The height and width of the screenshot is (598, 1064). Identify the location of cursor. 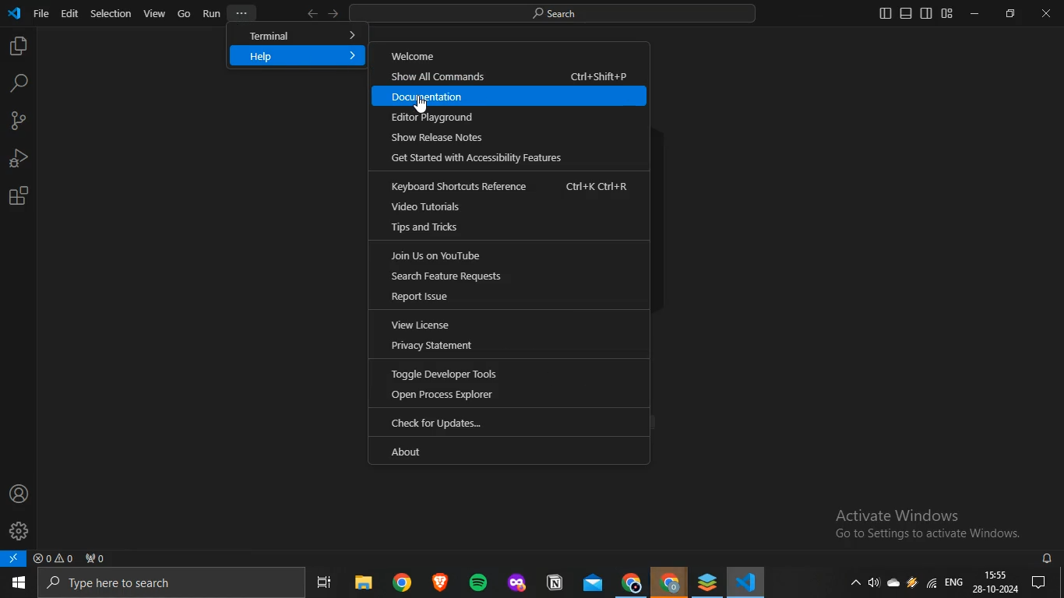
(425, 107).